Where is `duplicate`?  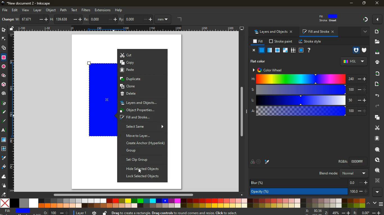 duplicate is located at coordinates (142, 79).